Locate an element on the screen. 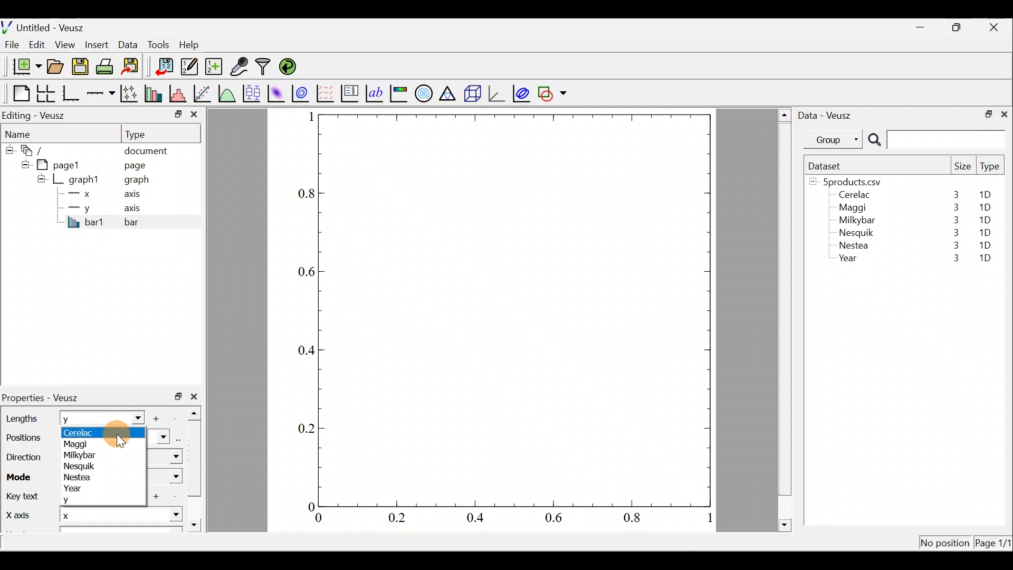 Image resolution: width=1013 pixels, height=570 pixels. Filter data is located at coordinates (265, 68).